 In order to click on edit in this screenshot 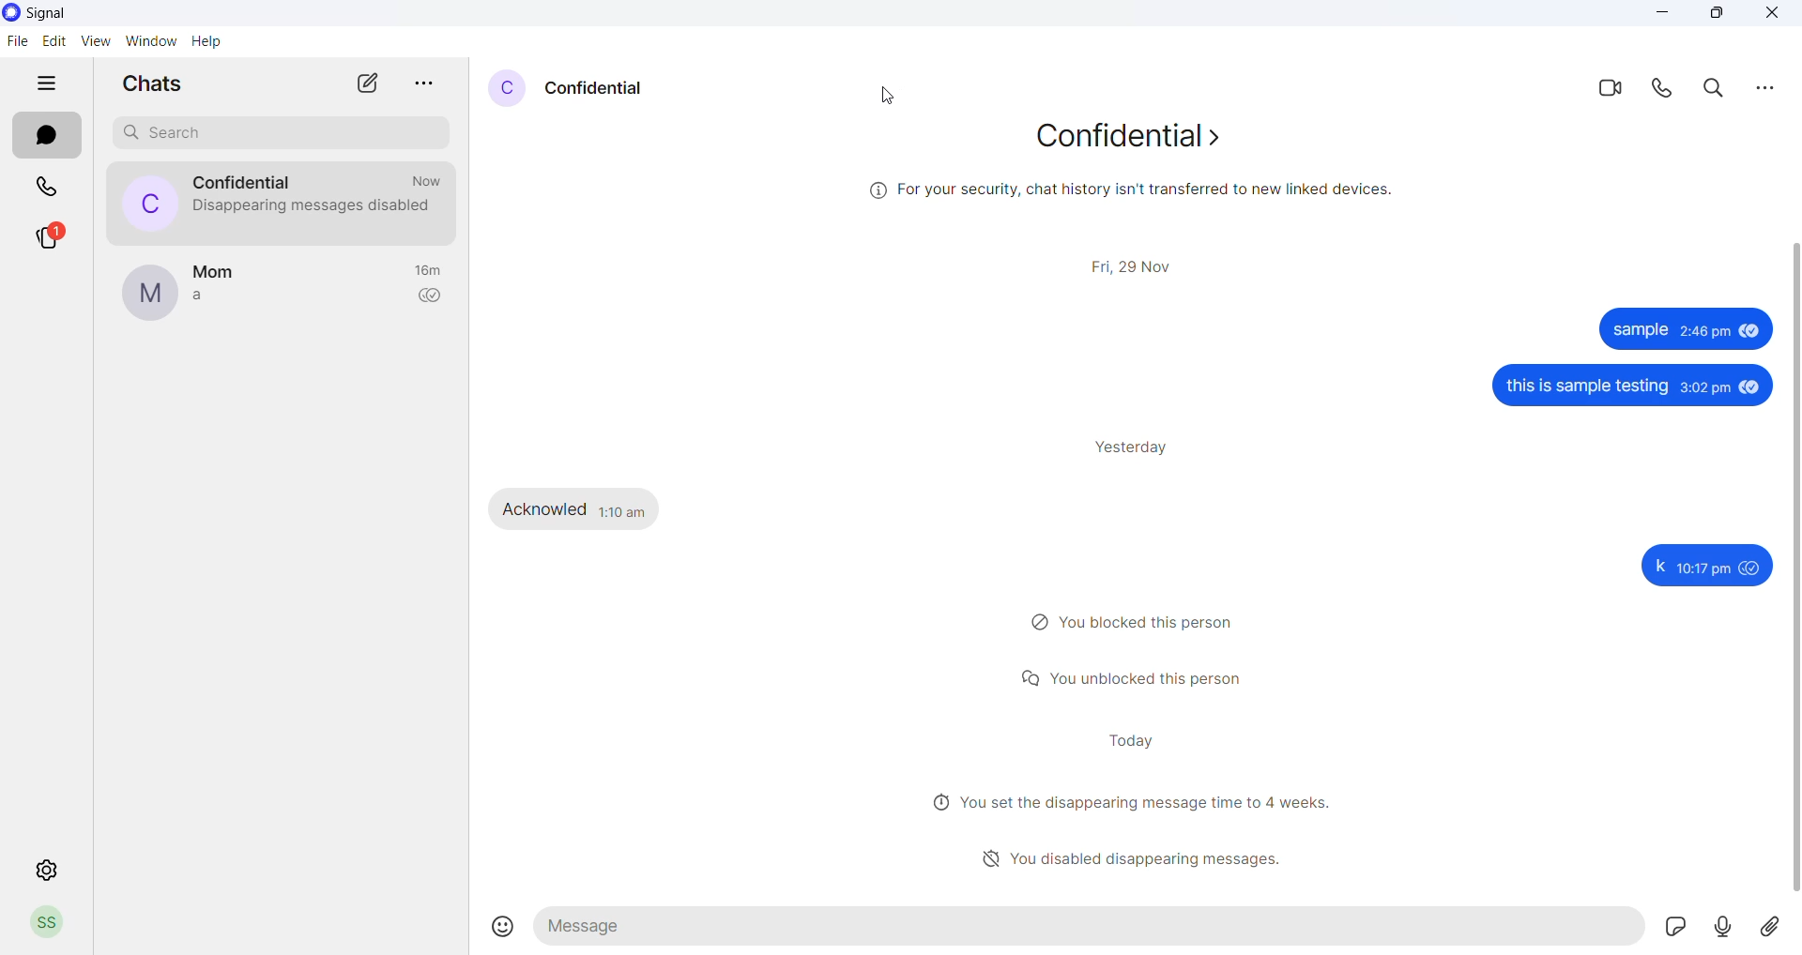, I will do `click(50, 41)`.